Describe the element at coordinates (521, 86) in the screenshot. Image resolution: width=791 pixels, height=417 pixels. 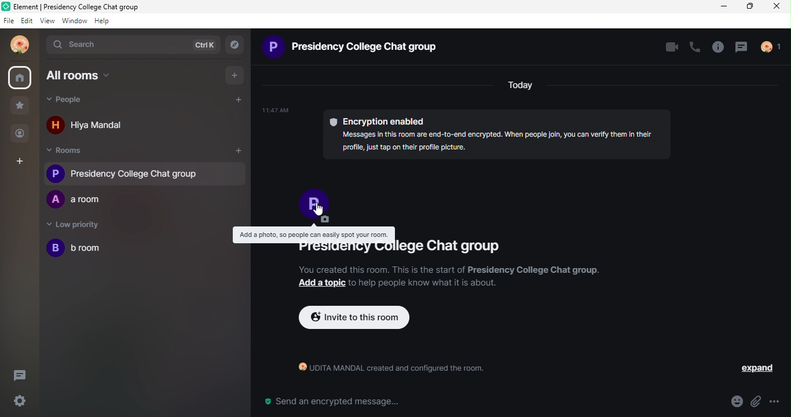
I see `today` at that location.